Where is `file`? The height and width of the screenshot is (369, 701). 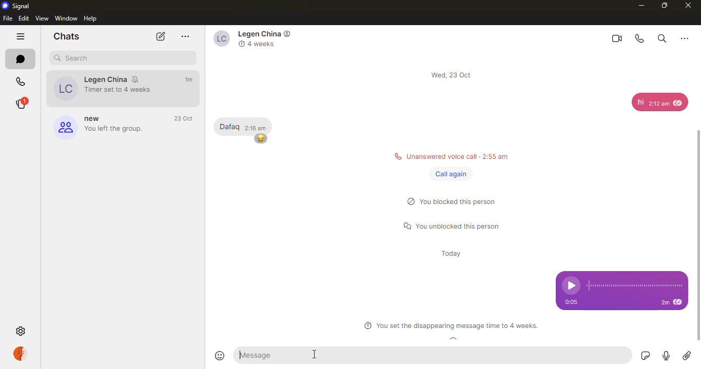 file is located at coordinates (8, 18).